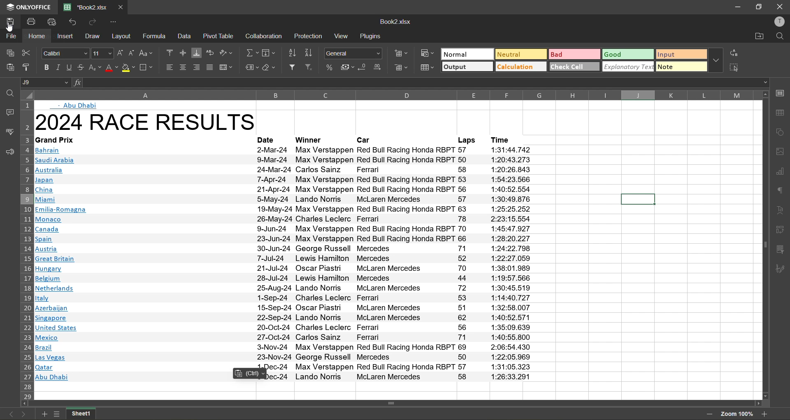 This screenshot has height=420, width=790. Describe the element at coordinates (283, 240) in the screenshot. I see `text info` at that location.